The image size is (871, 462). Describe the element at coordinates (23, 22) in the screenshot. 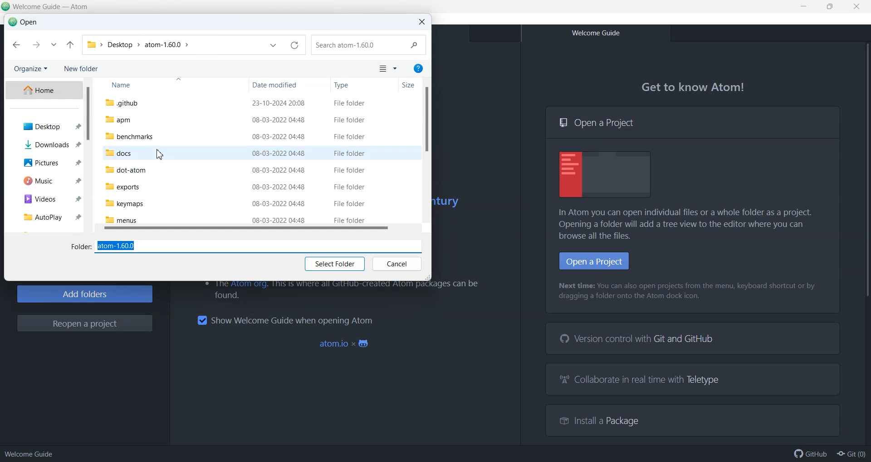

I see `Open` at that location.